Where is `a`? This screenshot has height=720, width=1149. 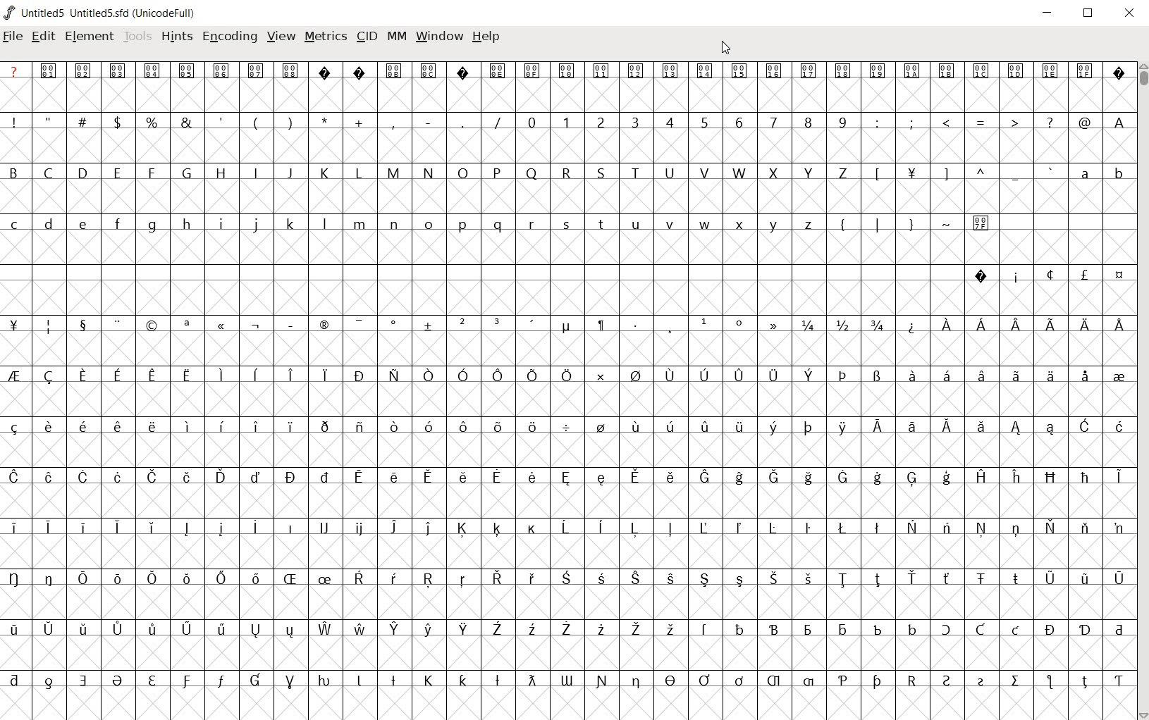 a is located at coordinates (1086, 173).